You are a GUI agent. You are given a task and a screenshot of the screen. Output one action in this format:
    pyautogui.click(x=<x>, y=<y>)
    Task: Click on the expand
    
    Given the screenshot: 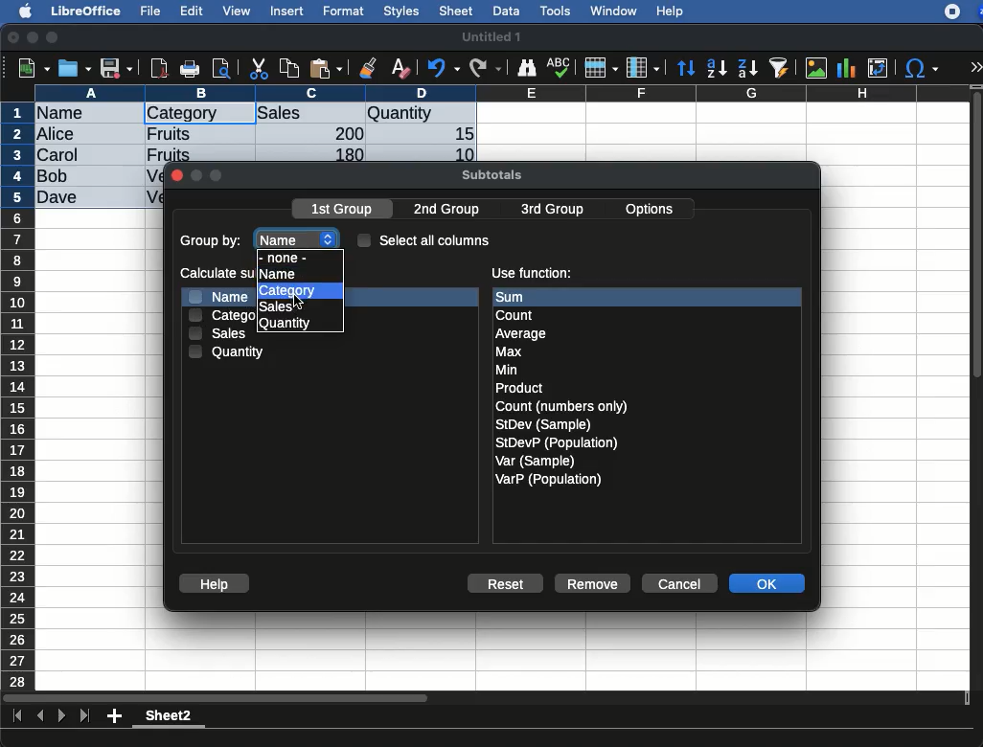 What is the action you would take?
    pyautogui.click(x=975, y=67)
    